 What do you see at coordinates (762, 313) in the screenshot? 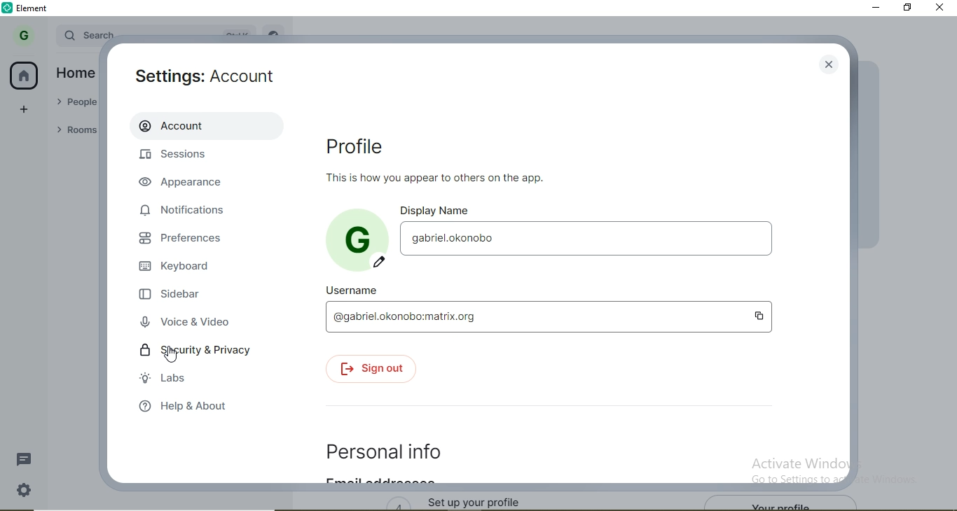
I see `copy` at bounding box center [762, 313].